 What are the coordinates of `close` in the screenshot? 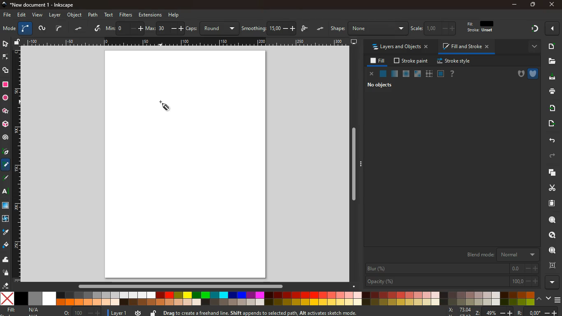 It's located at (372, 74).